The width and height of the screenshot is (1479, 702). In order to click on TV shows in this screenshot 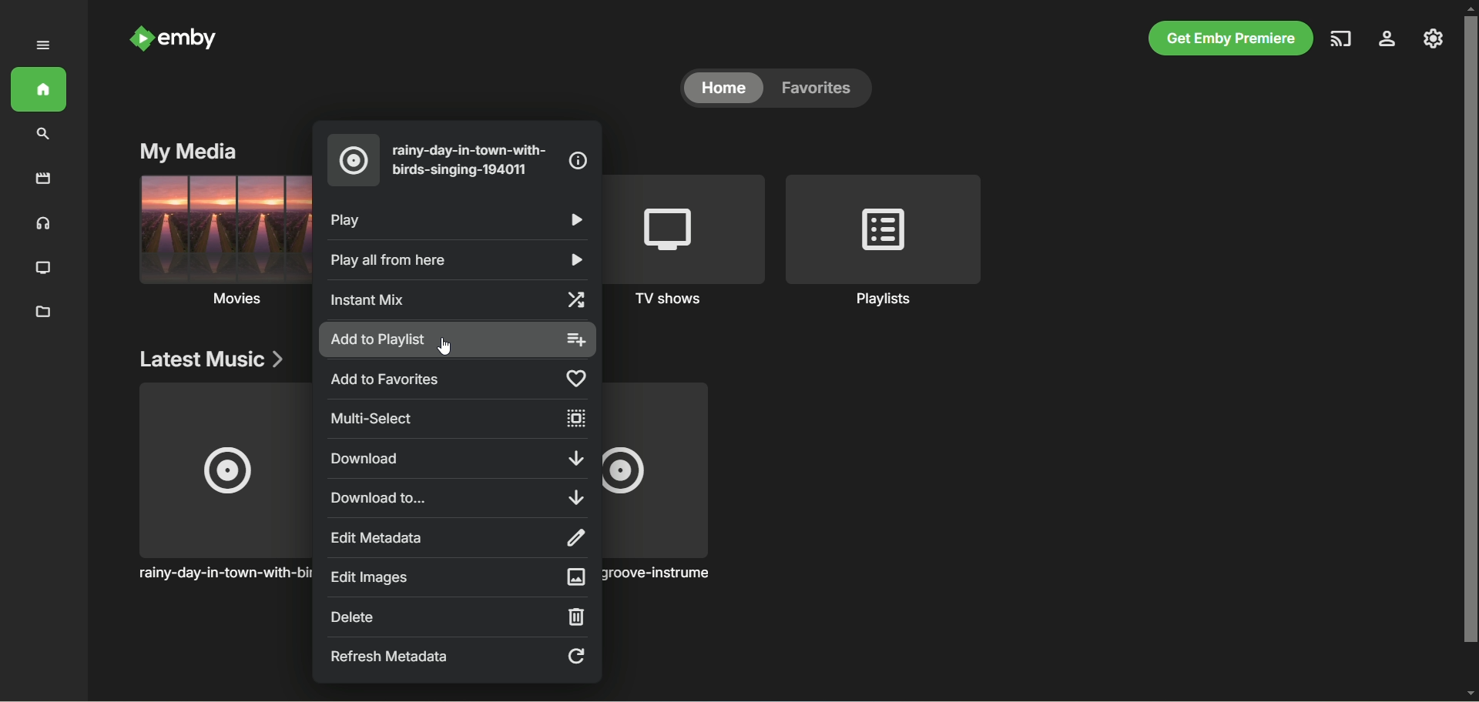, I will do `click(689, 243)`.